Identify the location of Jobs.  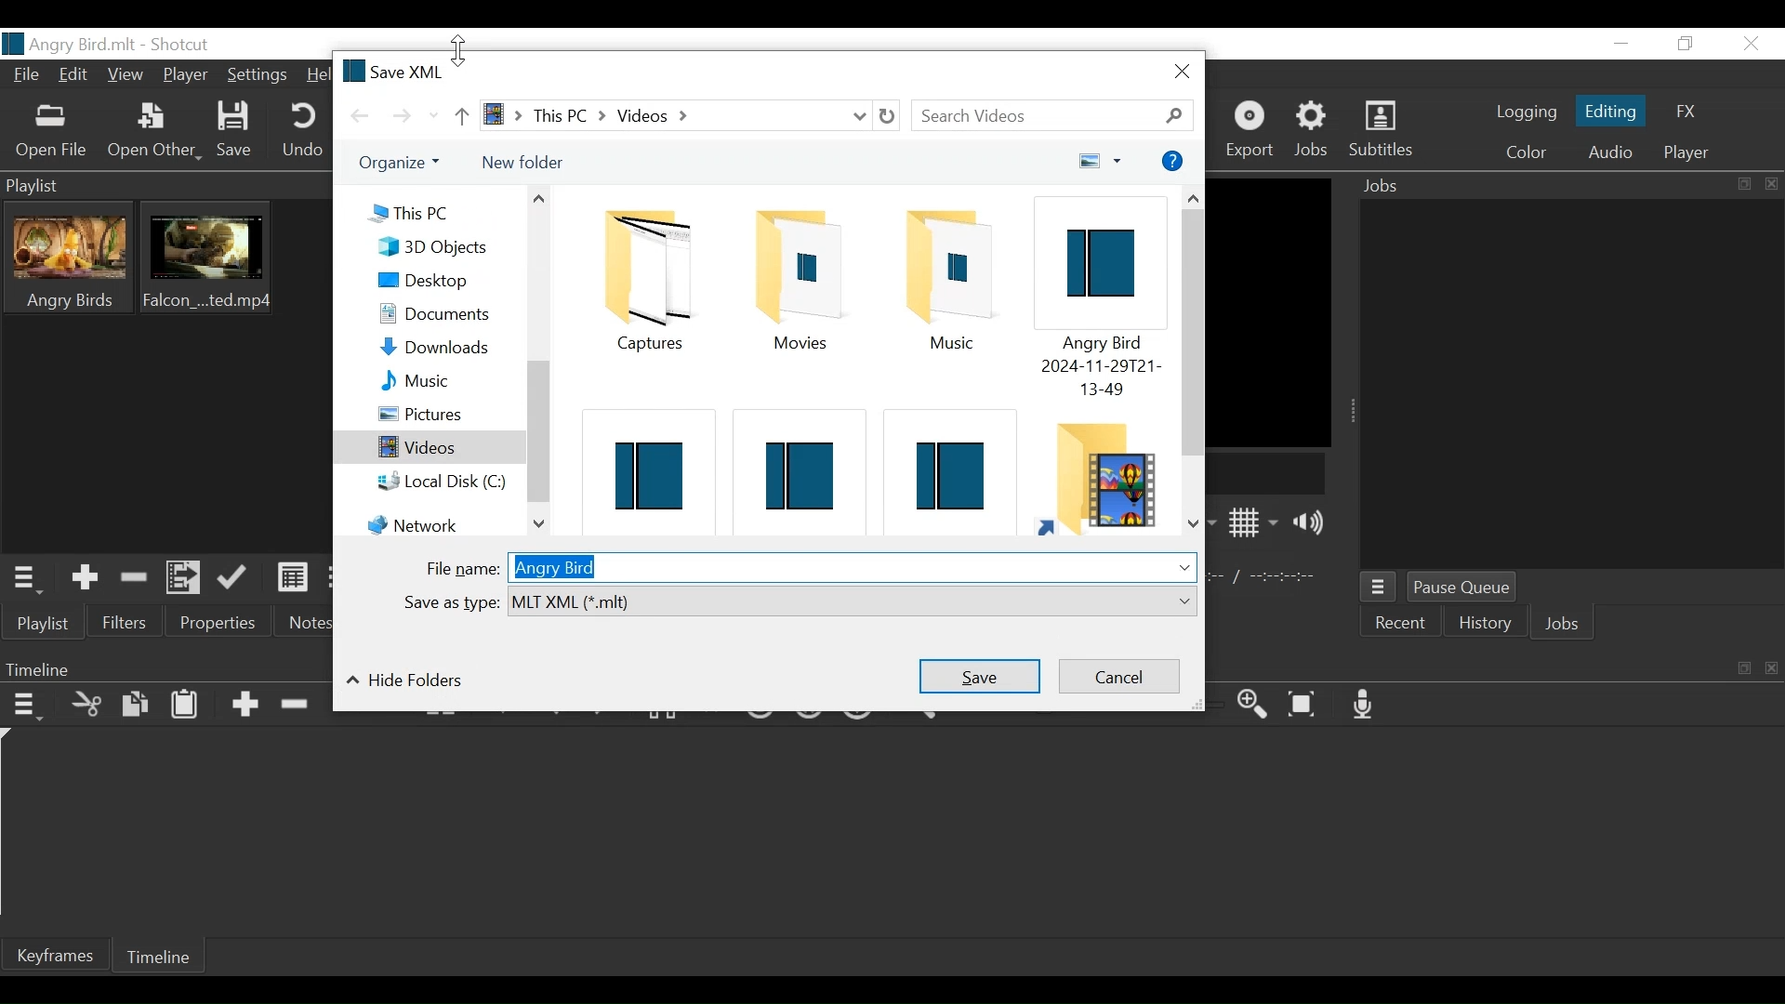
(1313, 130).